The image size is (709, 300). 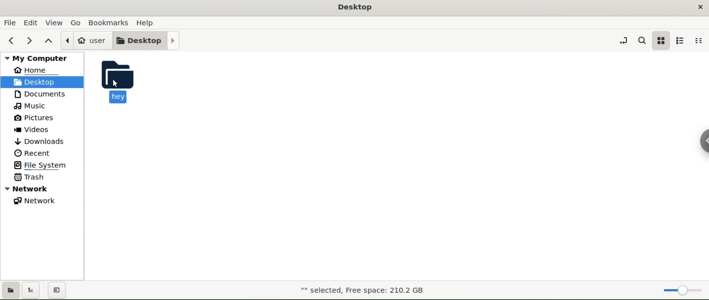 I want to click on help, so click(x=145, y=23).